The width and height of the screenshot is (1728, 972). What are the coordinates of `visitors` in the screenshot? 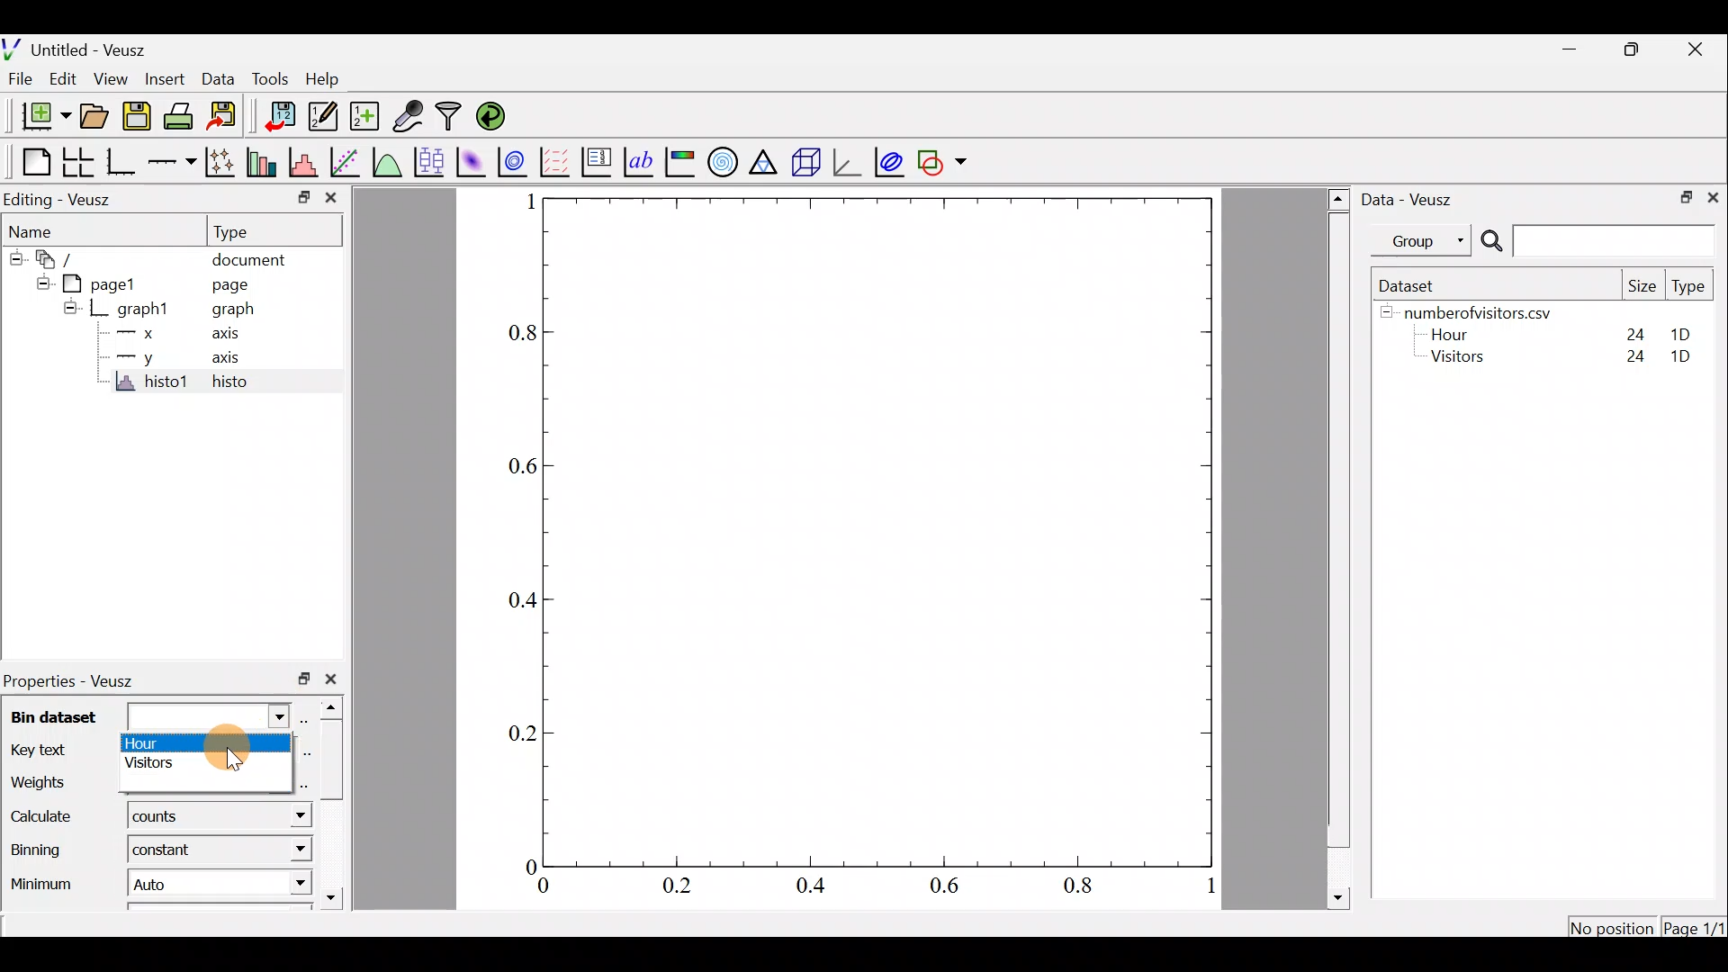 It's located at (163, 768).